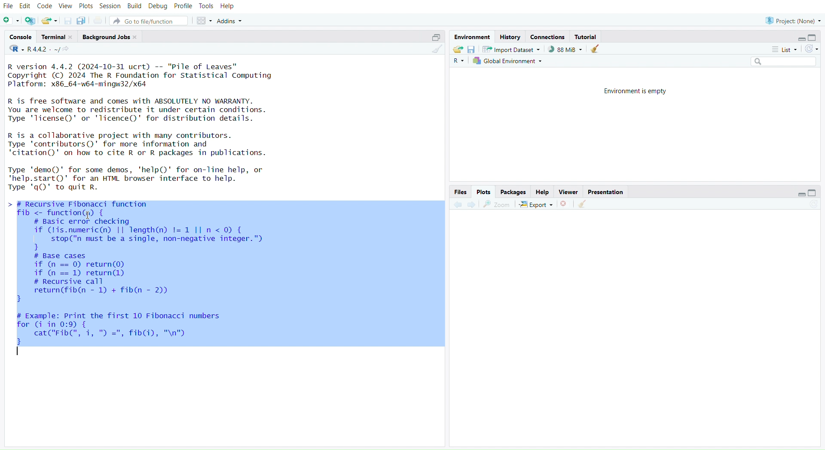  What do you see at coordinates (471, 37) in the screenshot?
I see `environment` at bounding box center [471, 37].